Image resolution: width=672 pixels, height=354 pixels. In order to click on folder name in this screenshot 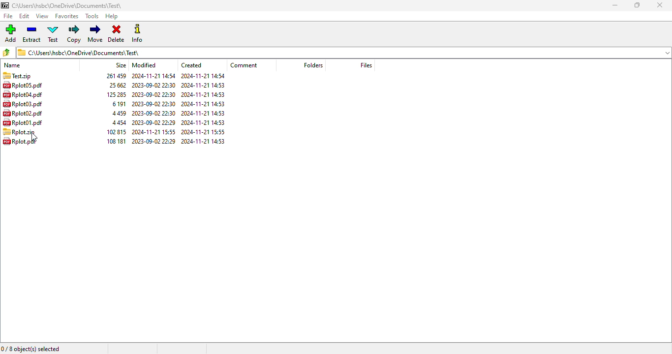, I will do `click(68, 5)`.